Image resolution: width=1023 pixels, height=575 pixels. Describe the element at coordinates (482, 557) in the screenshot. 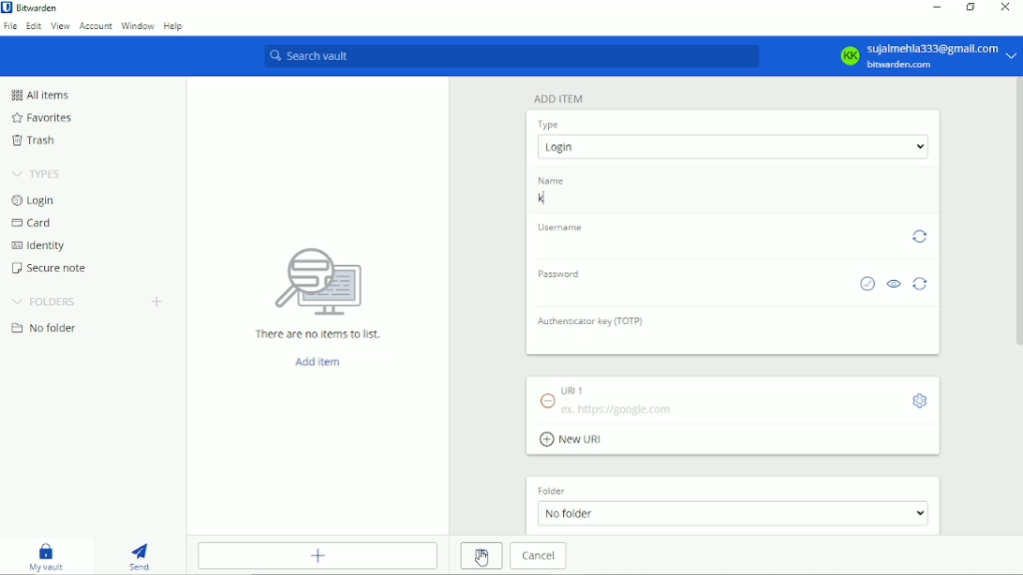

I see `Cursor` at that location.